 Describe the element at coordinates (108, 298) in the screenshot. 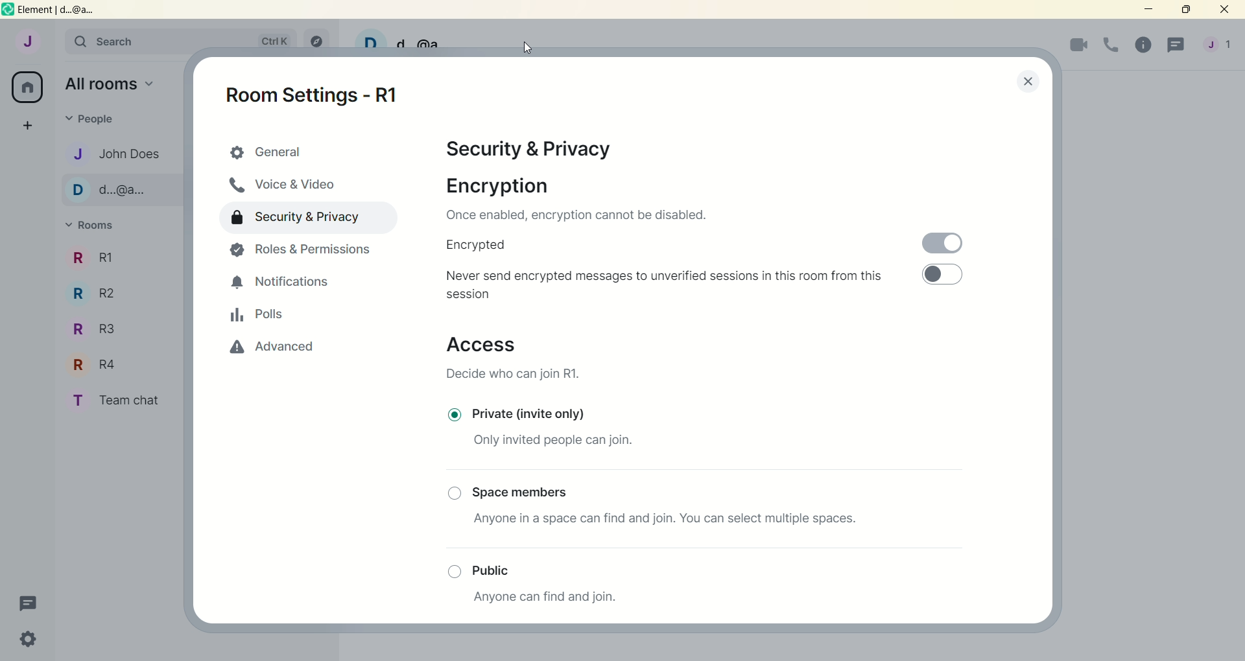

I see `R R2` at that location.